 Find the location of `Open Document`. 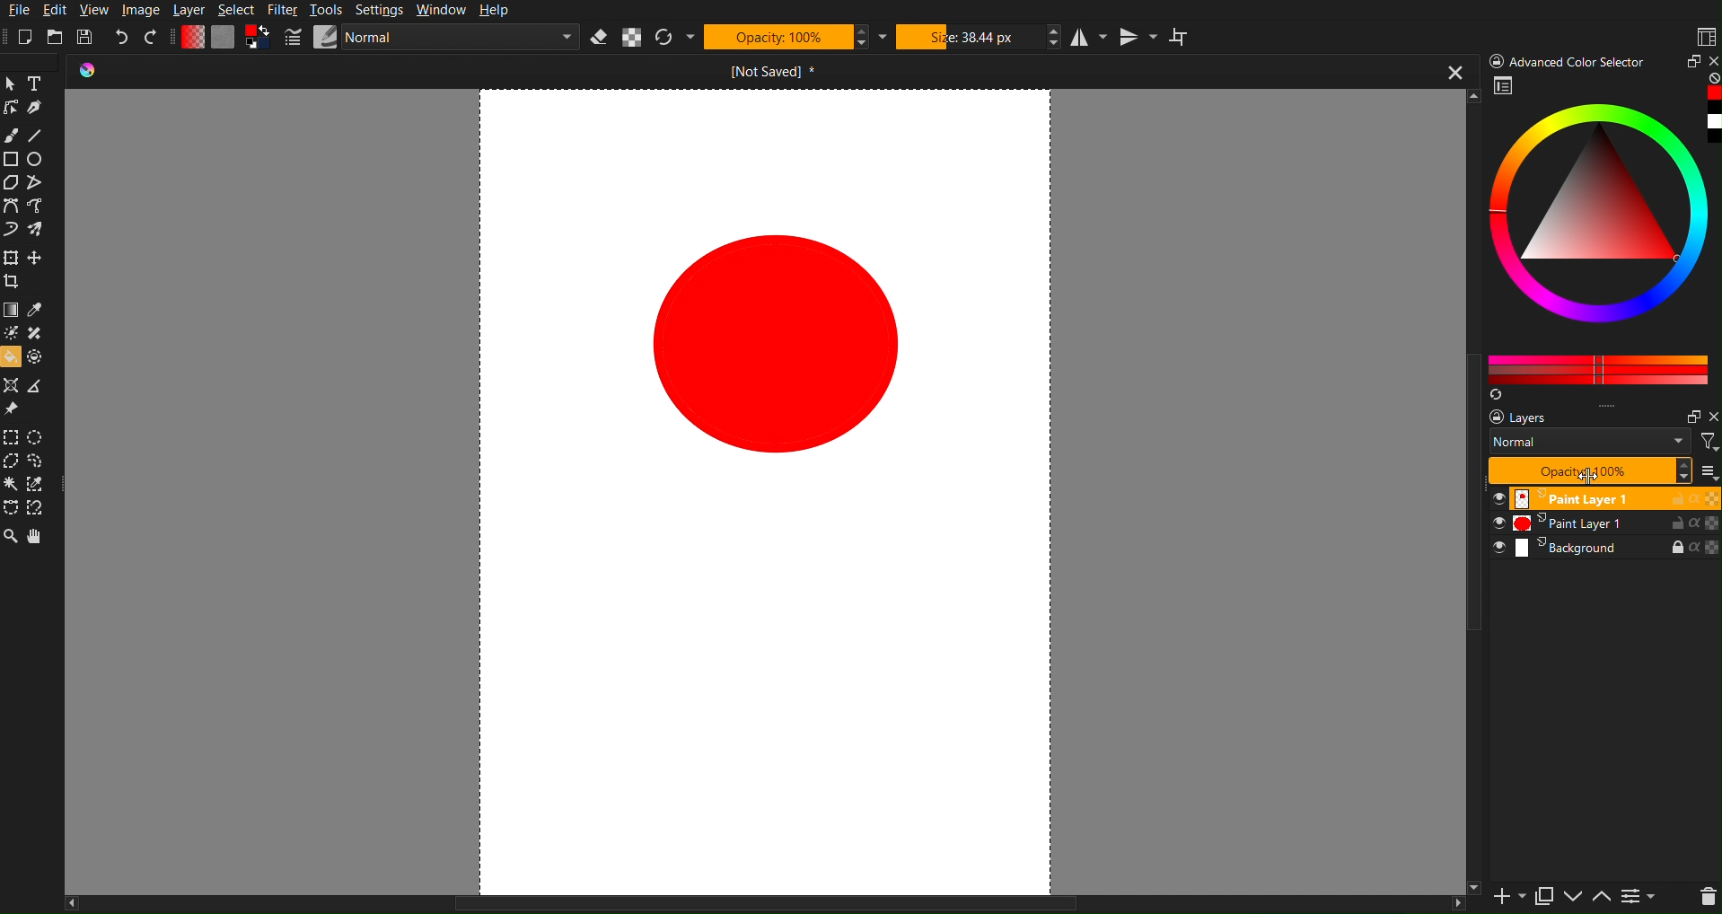

Open Document is located at coordinates (753, 75).